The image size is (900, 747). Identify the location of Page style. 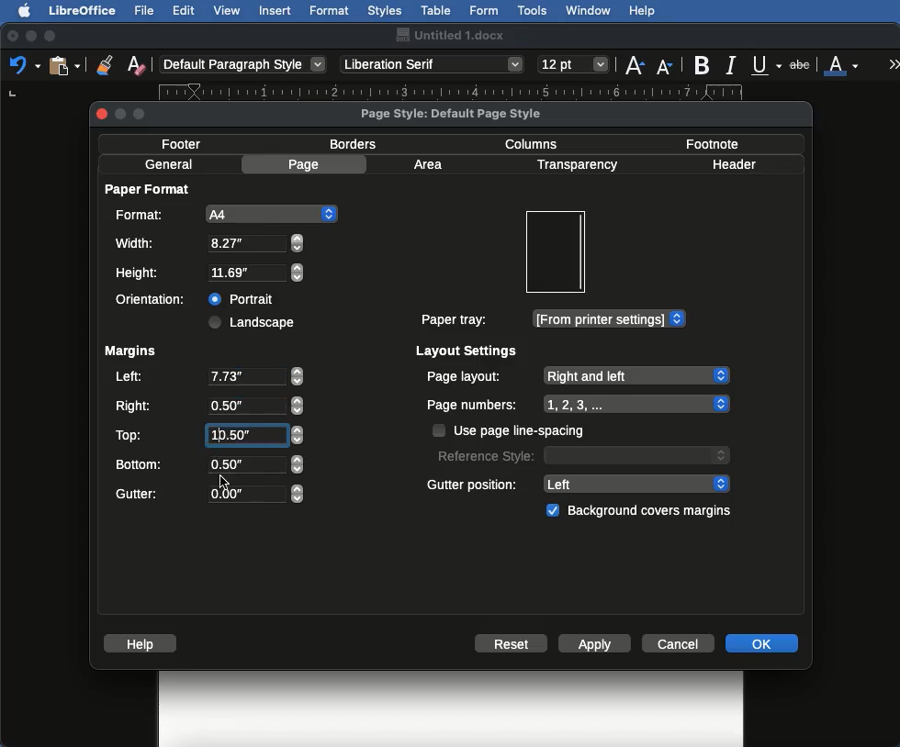
(467, 113).